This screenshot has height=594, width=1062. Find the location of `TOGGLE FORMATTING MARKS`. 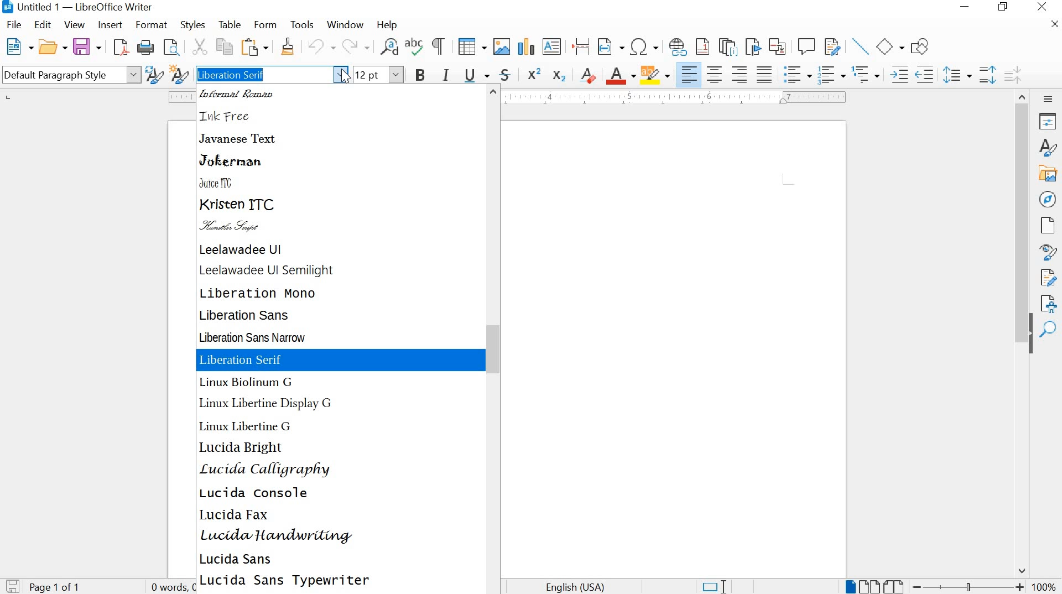

TOGGLE FORMATTING MARKS is located at coordinates (438, 46).